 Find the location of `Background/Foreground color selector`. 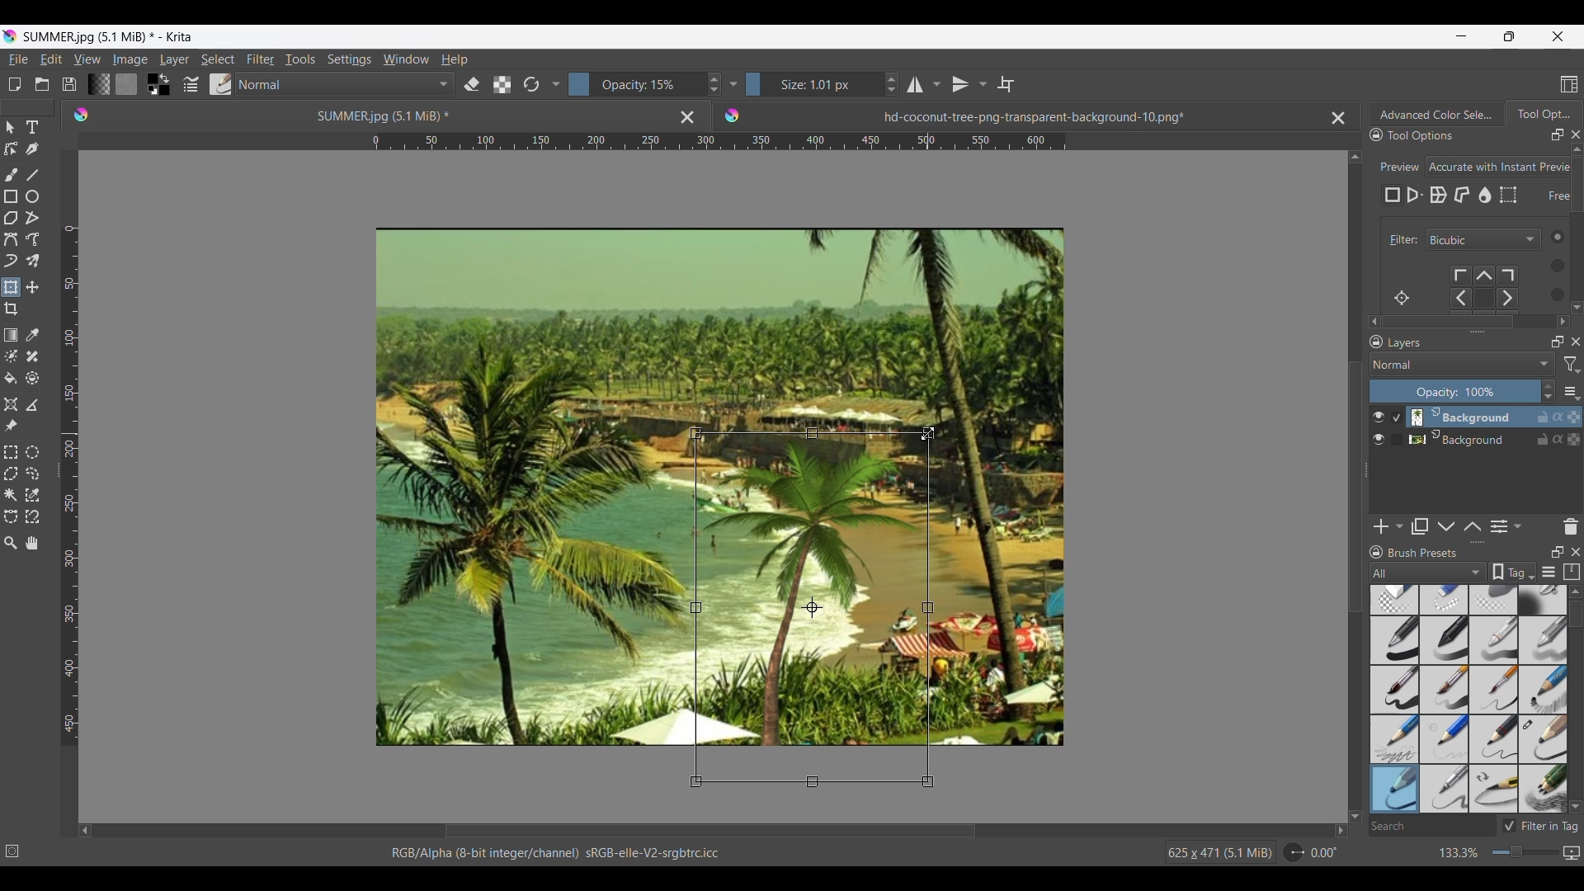

Background/Foreground color selector is located at coordinates (158, 84).